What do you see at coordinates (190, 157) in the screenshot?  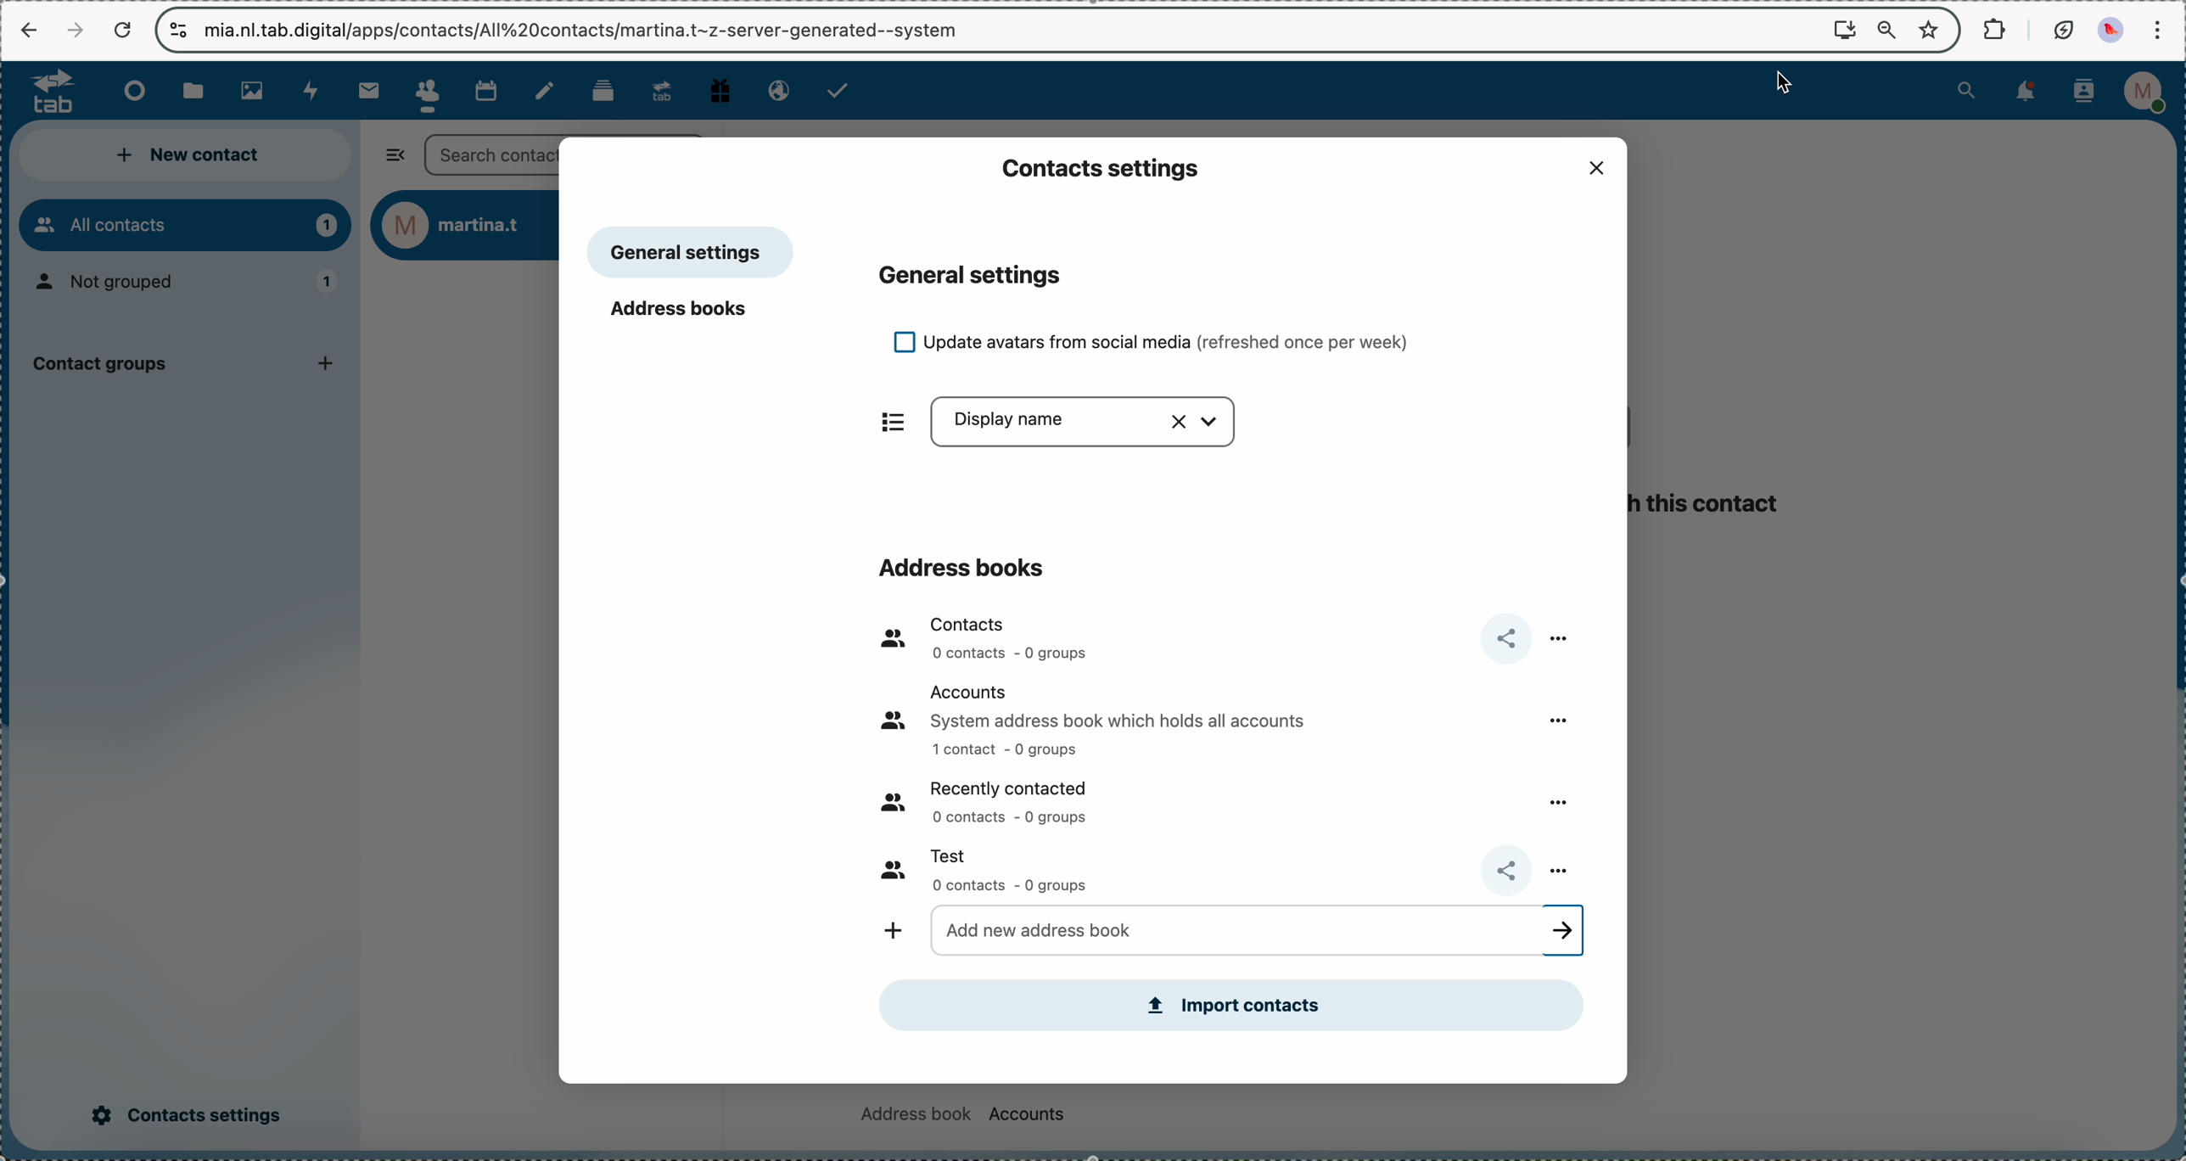 I see `new contact` at bounding box center [190, 157].